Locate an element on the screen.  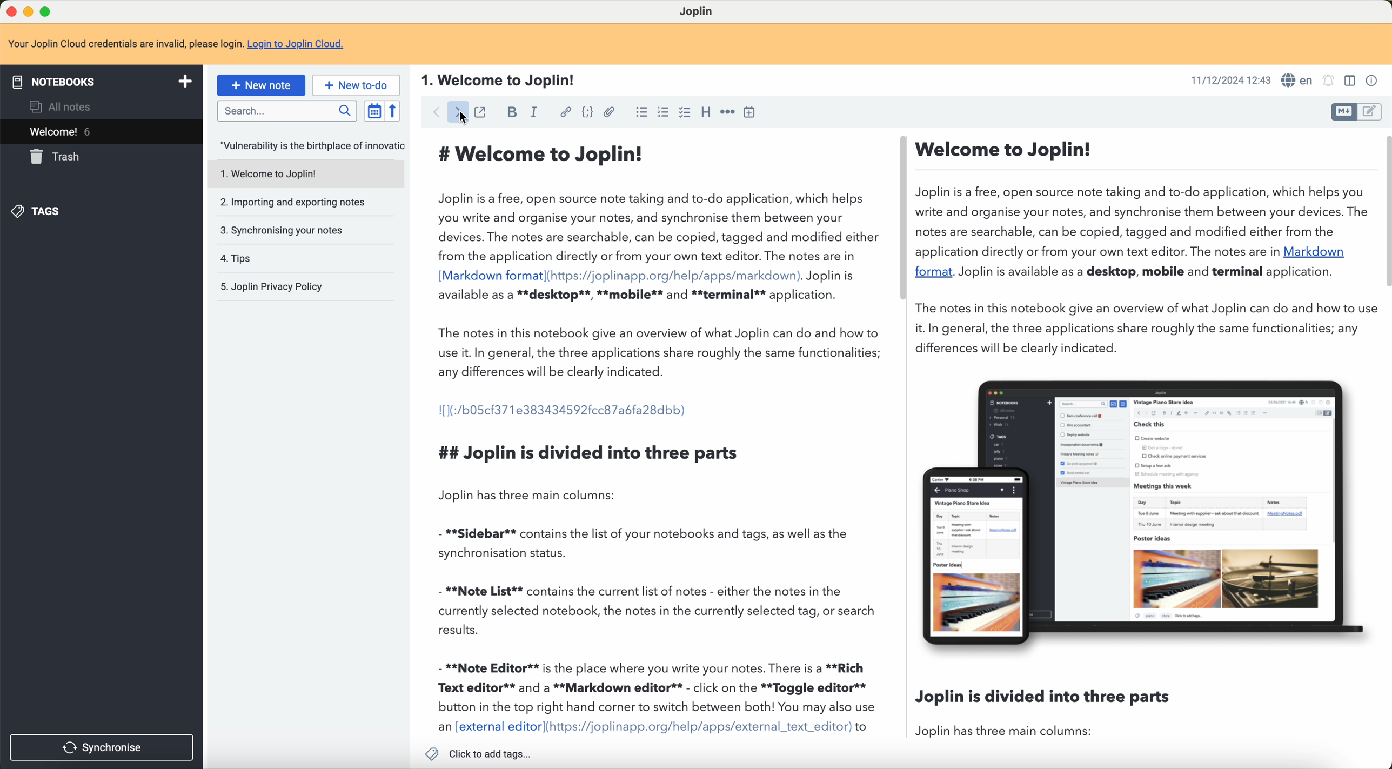
[Markdown format](https://joplinapp.org/help/apps/markdown).. is located at coordinates (610, 278).